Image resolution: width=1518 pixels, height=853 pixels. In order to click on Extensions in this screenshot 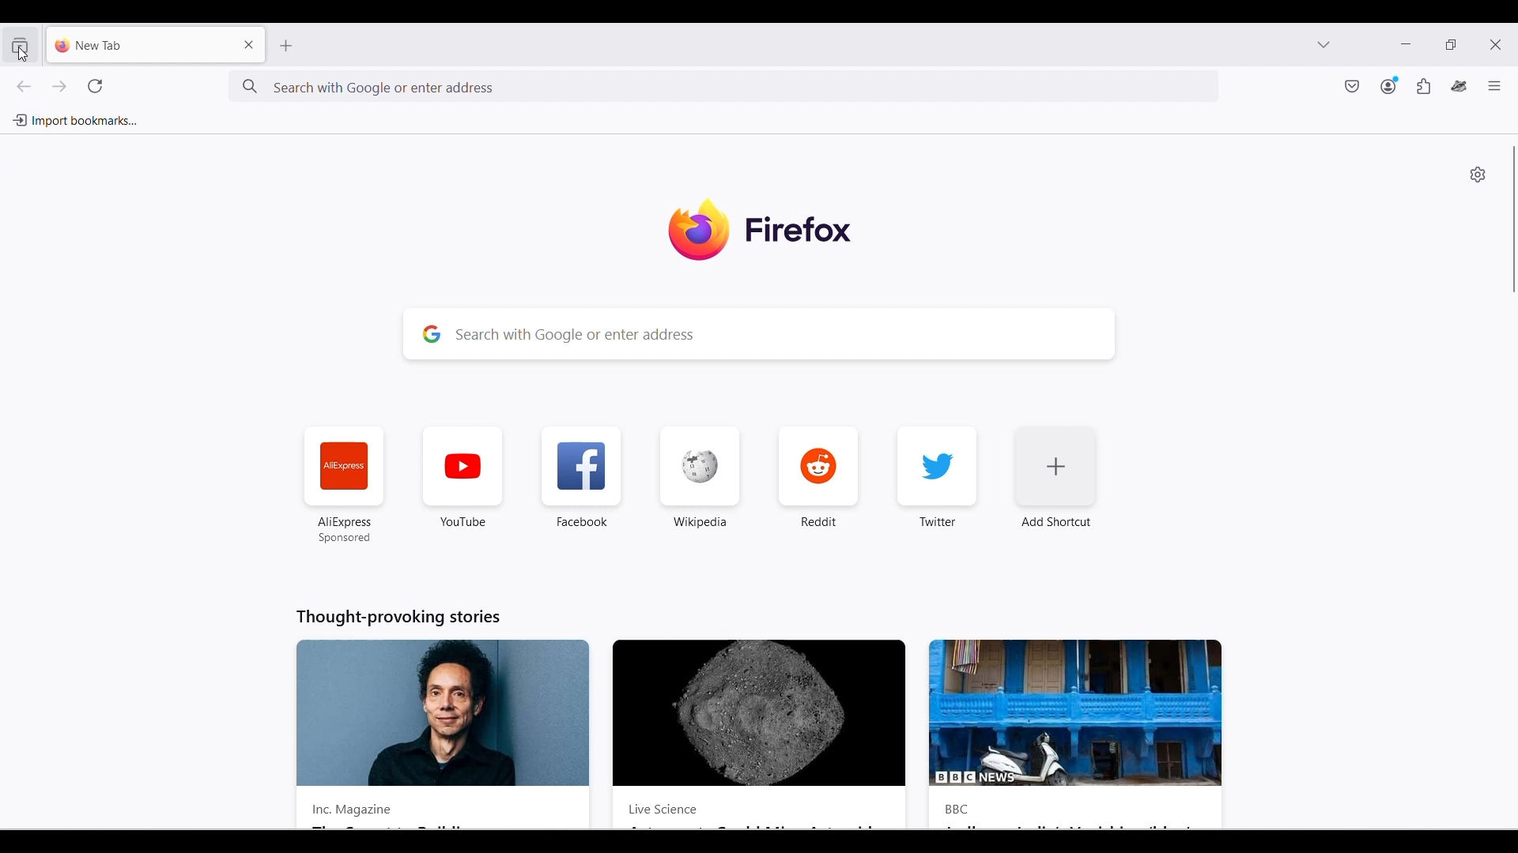, I will do `click(1424, 86)`.